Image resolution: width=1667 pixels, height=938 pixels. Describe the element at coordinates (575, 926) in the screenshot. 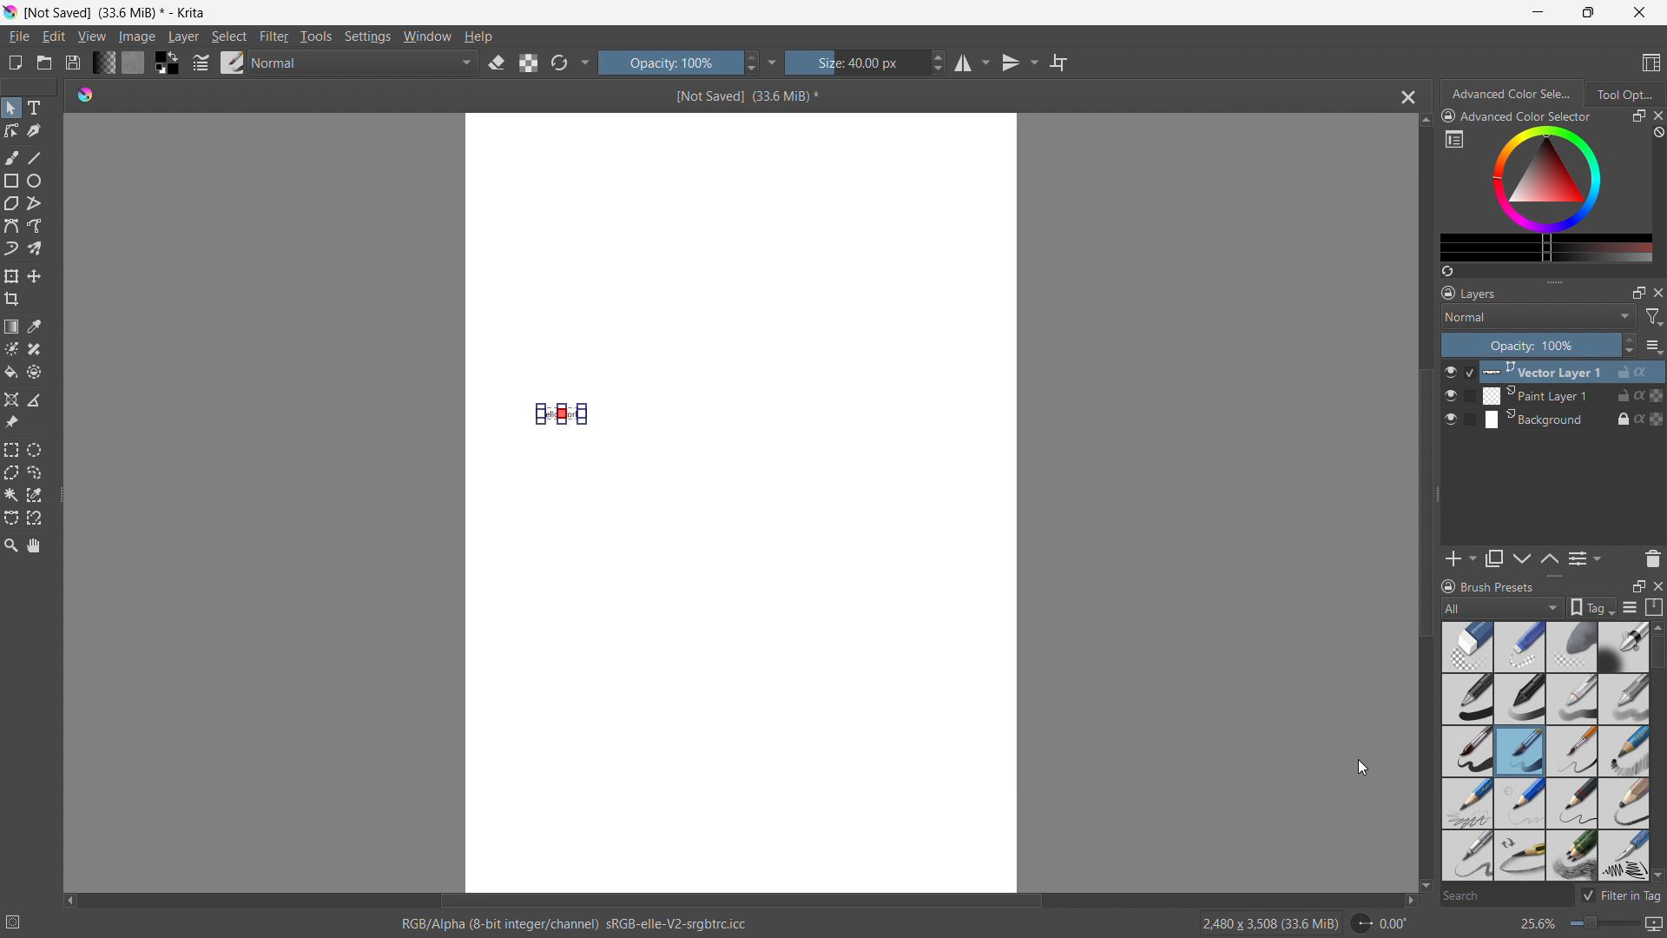

I see `RGB/ Alpha (8- bit integer/ channel)` at that location.